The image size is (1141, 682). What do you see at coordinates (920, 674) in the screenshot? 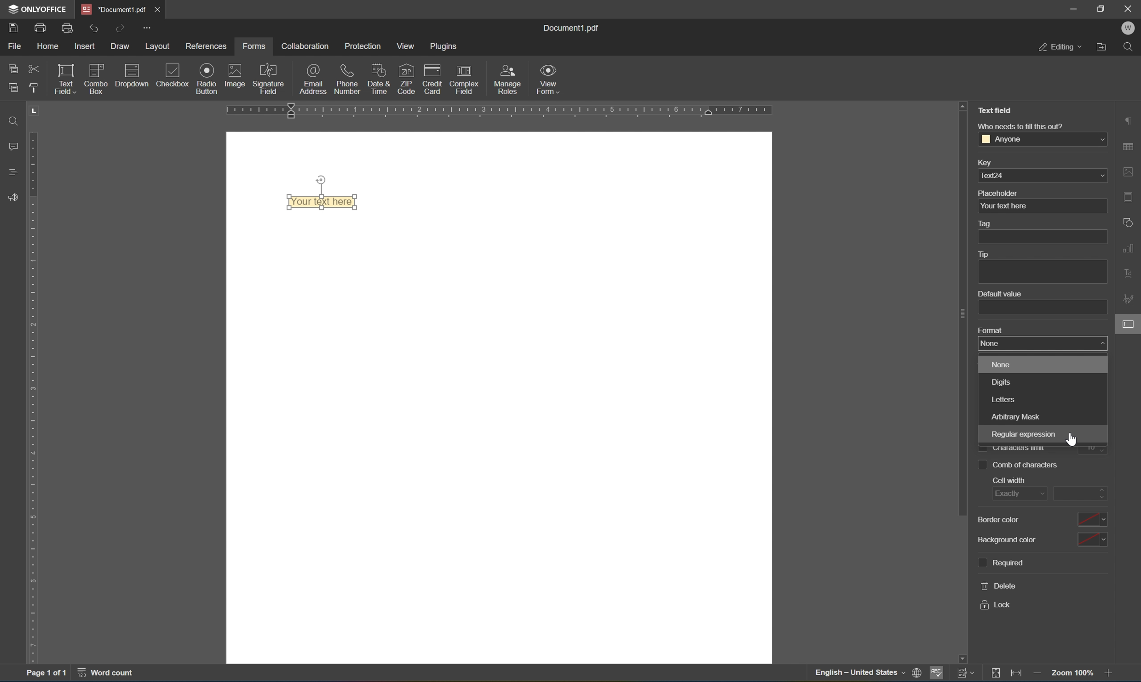
I see `set document language` at bounding box center [920, 674].